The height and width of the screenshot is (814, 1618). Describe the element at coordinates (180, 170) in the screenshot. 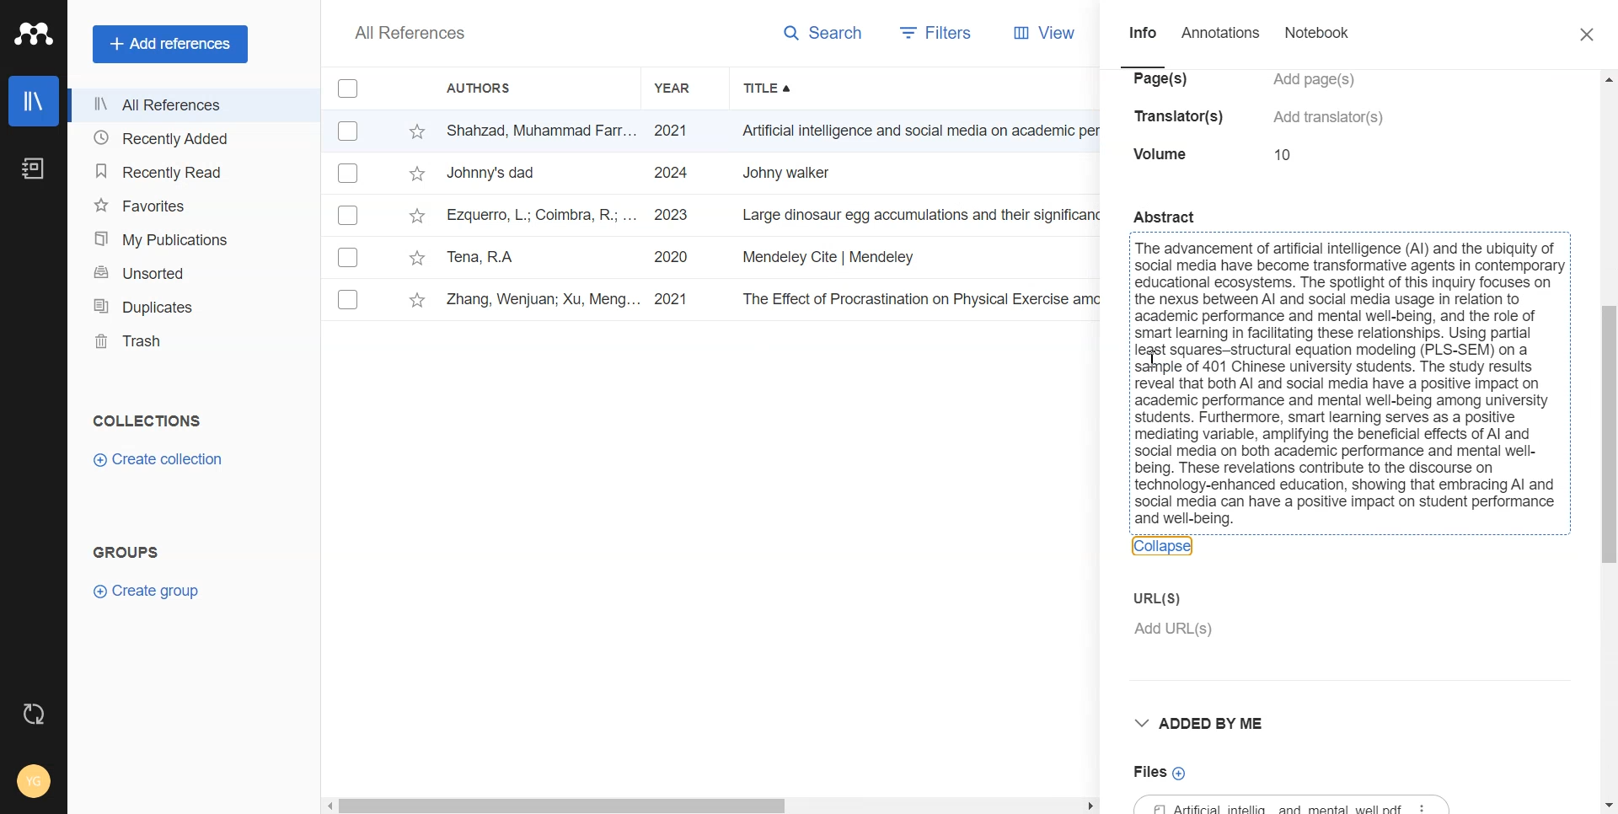

I see `Recently Read` at that location.